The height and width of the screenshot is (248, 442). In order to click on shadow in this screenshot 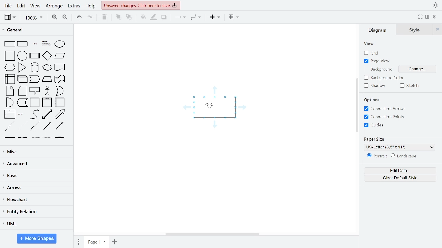, I will do `click(164, 18)`.